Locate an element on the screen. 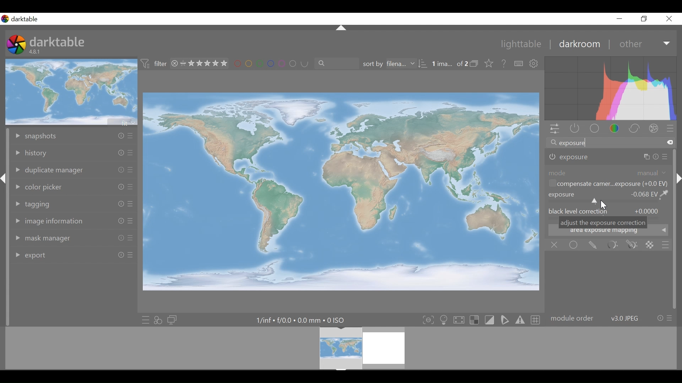  History is located at coordinates (74, 153).